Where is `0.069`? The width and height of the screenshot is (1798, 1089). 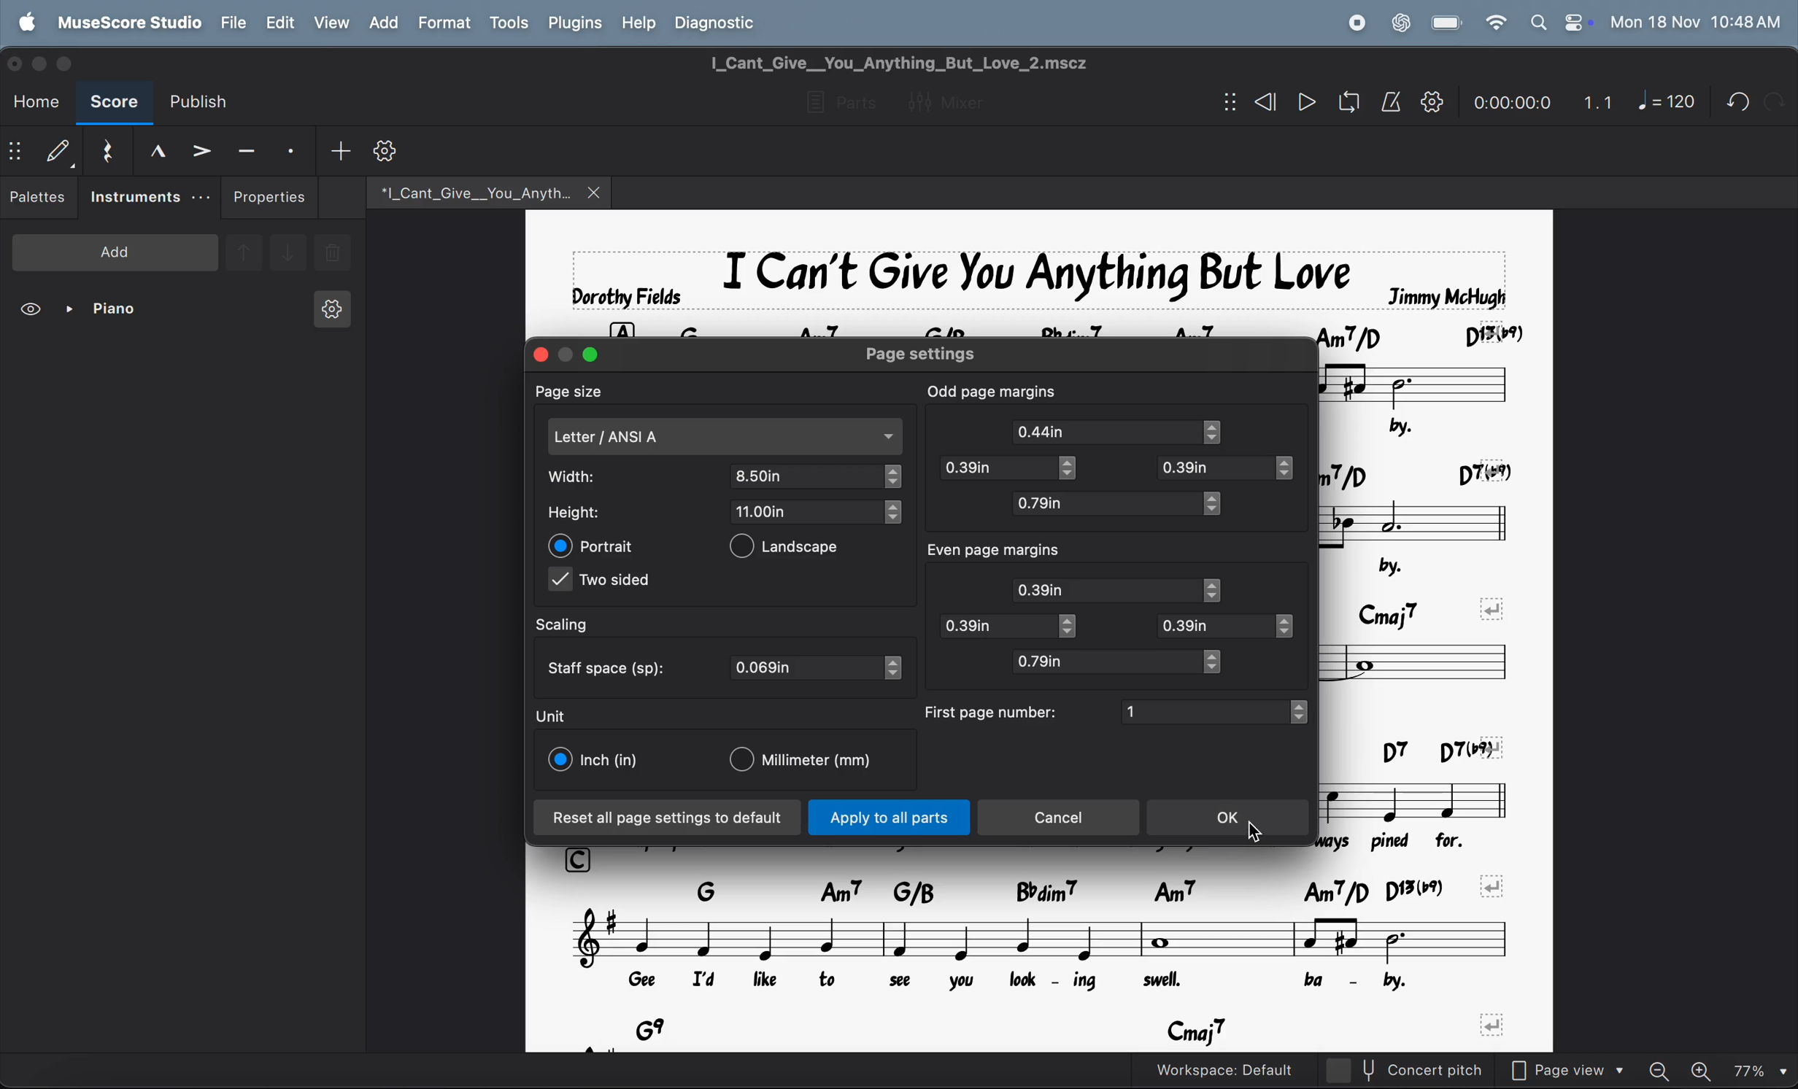 0.069 is located at coordinates (806, 668).